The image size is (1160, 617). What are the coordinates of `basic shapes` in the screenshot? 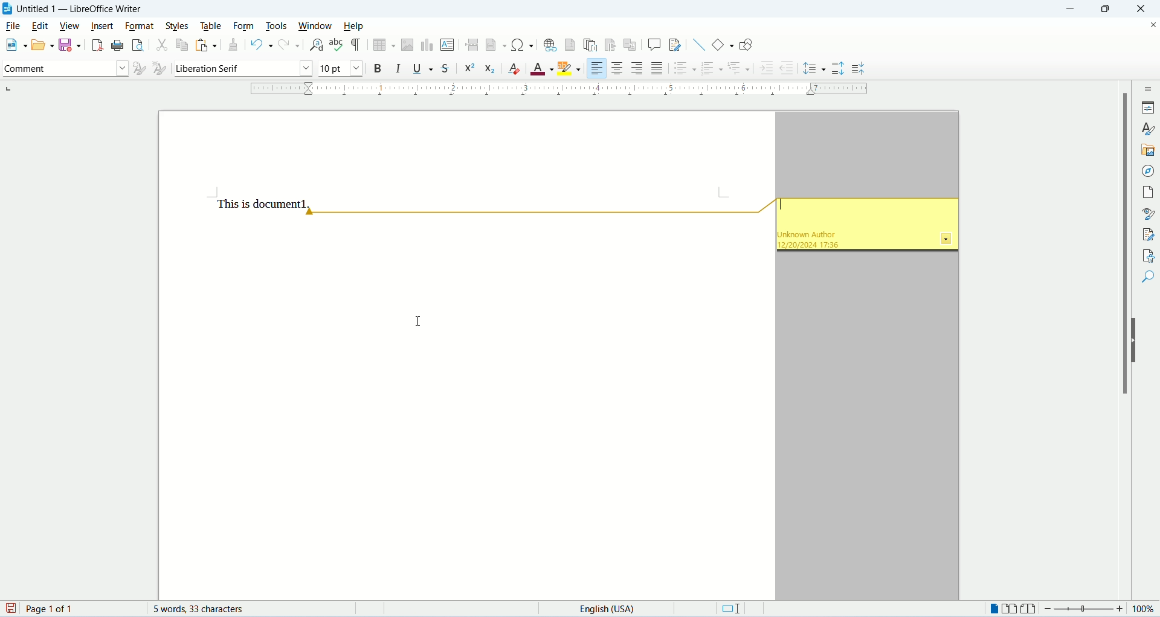 It's located at (724, 44).